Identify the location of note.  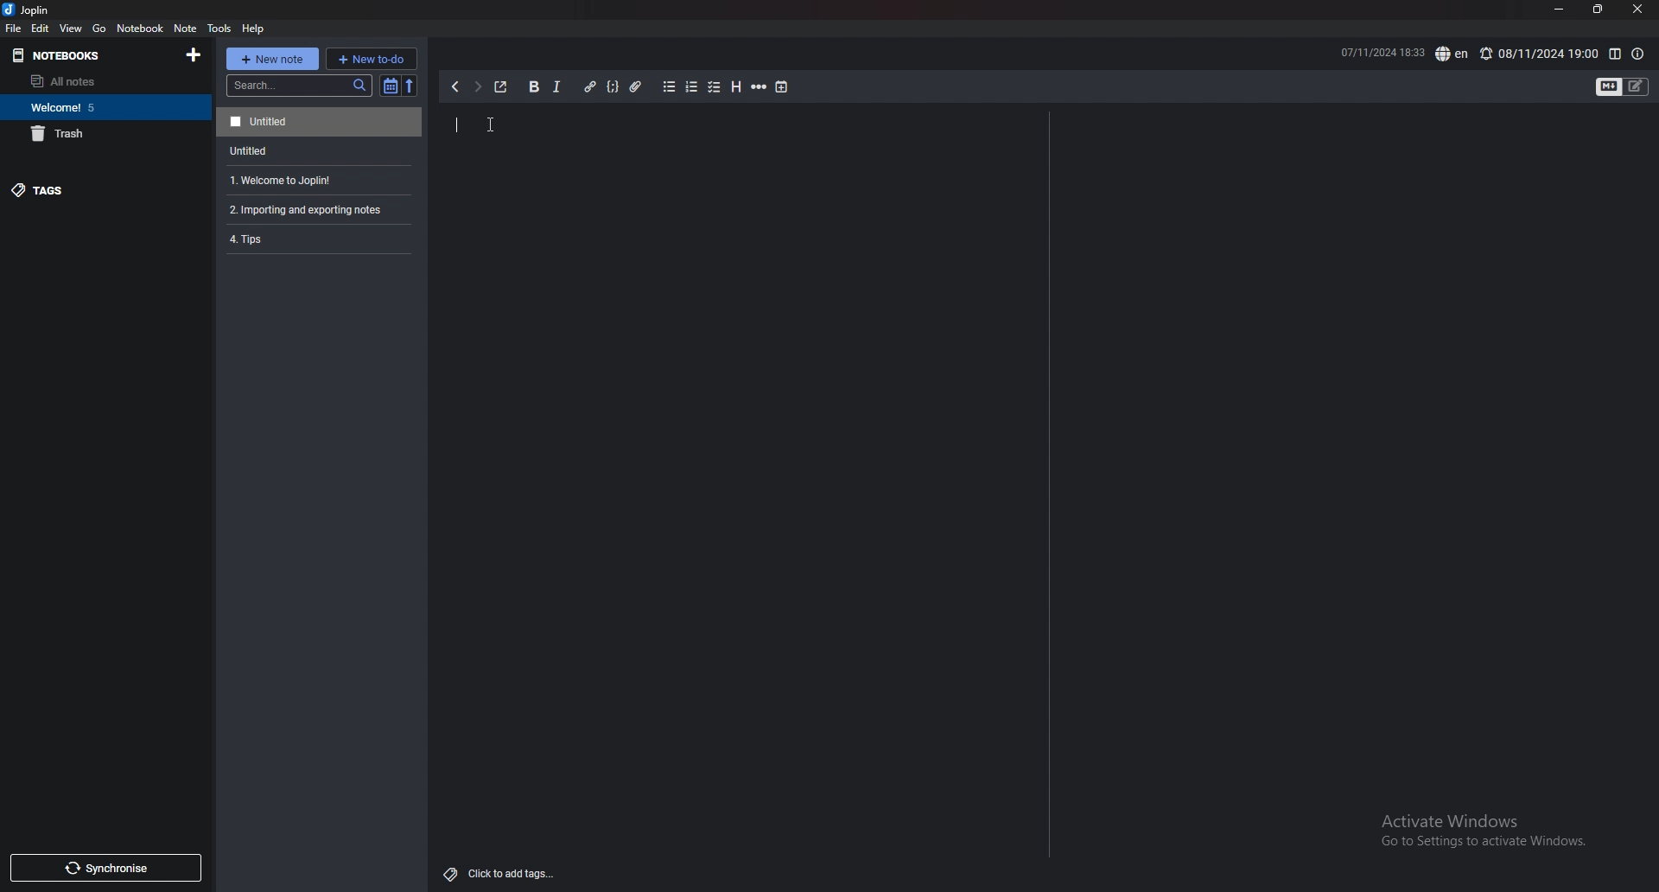
(187, 29).